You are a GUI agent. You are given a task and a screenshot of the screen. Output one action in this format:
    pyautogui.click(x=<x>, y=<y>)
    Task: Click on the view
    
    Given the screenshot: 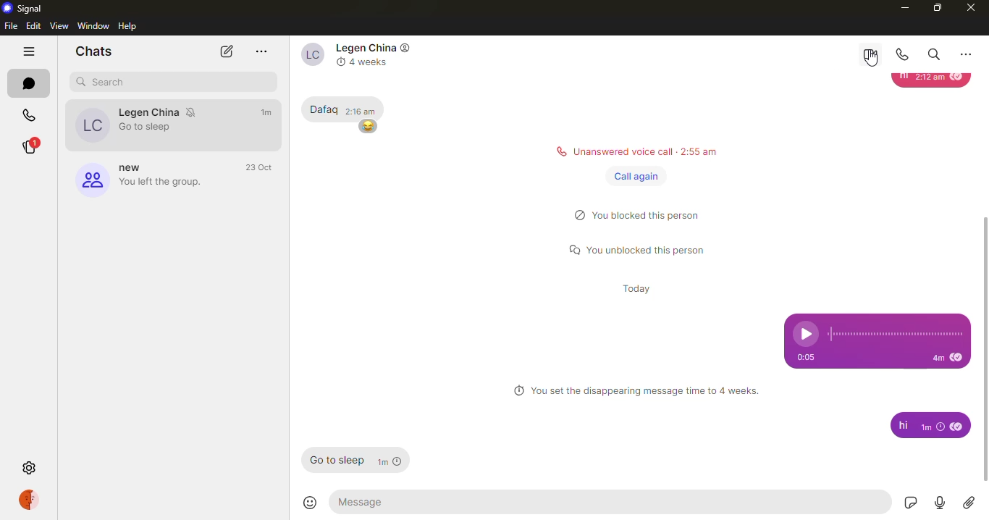 What is the action you would take?
    pyautogui.click(x=58, y=25)
    